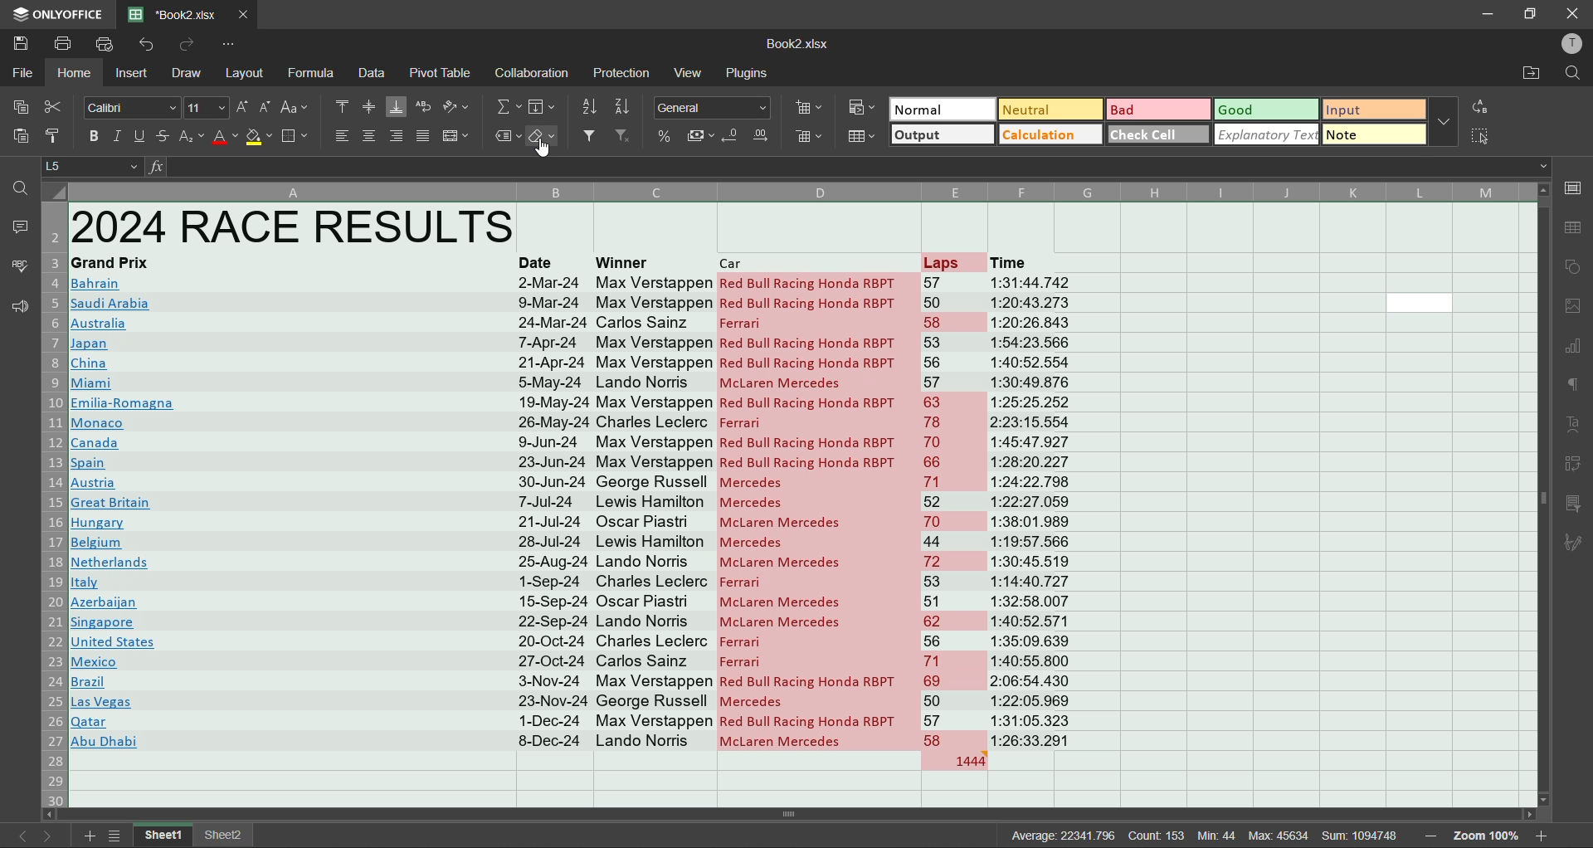 The width and height of the screenshot is (1593, 848). What do you see at coordinates (61, 44) in the screenshot?
I see `print` at bounding box center [61, 44].